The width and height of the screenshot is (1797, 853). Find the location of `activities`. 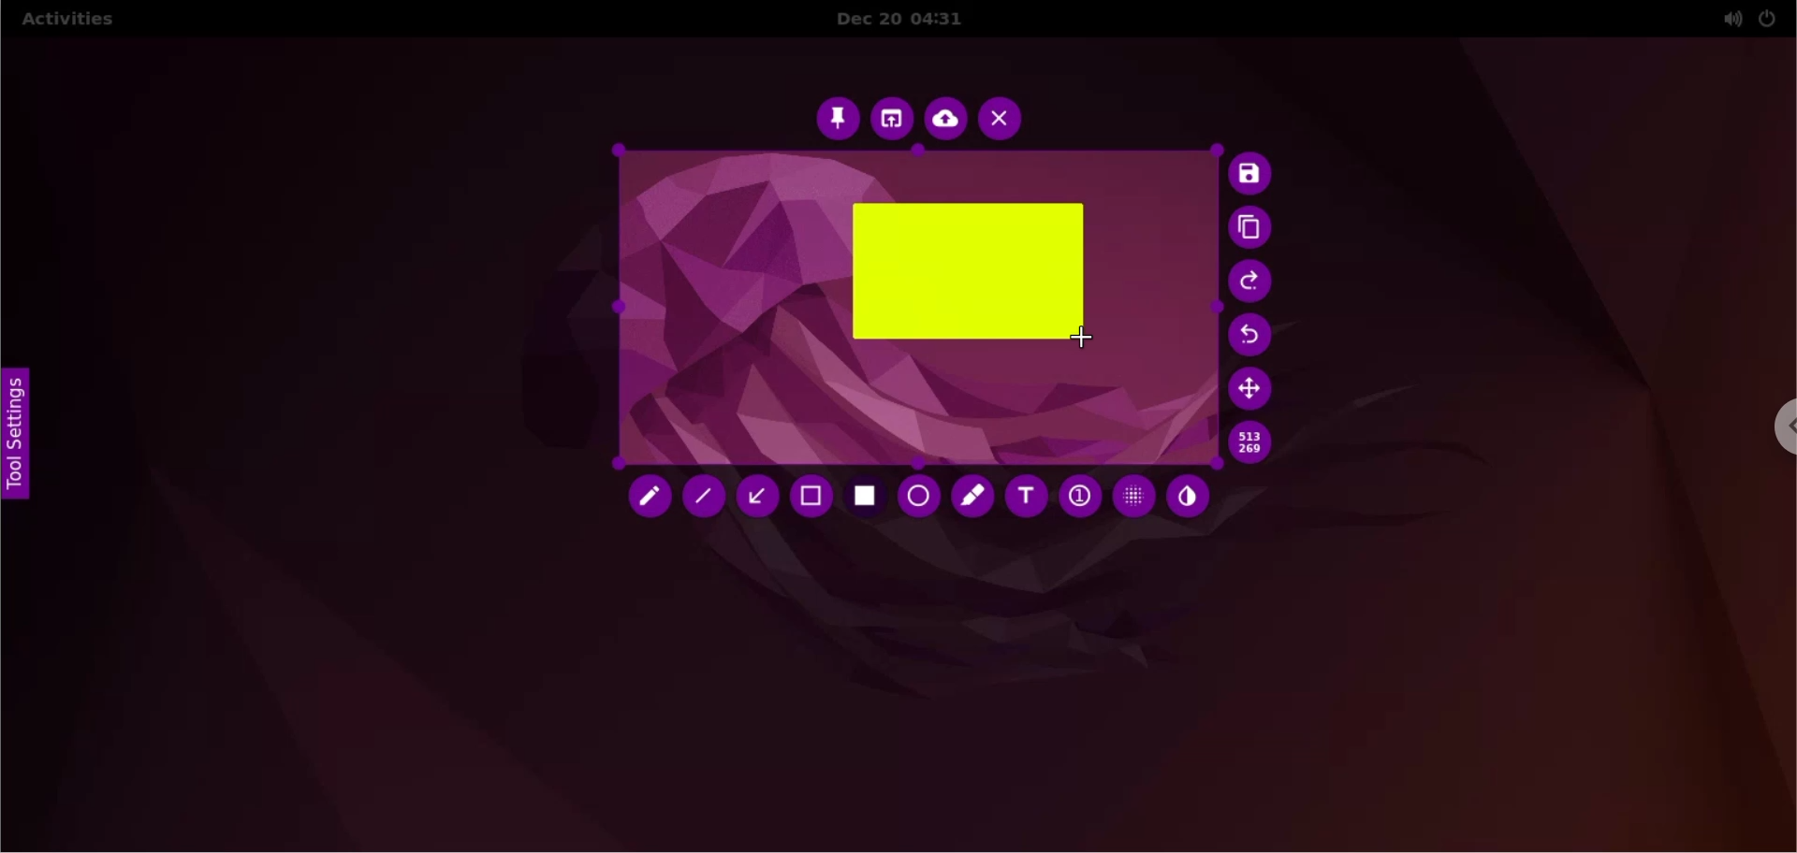

activities is located at coordinates (74, 19).